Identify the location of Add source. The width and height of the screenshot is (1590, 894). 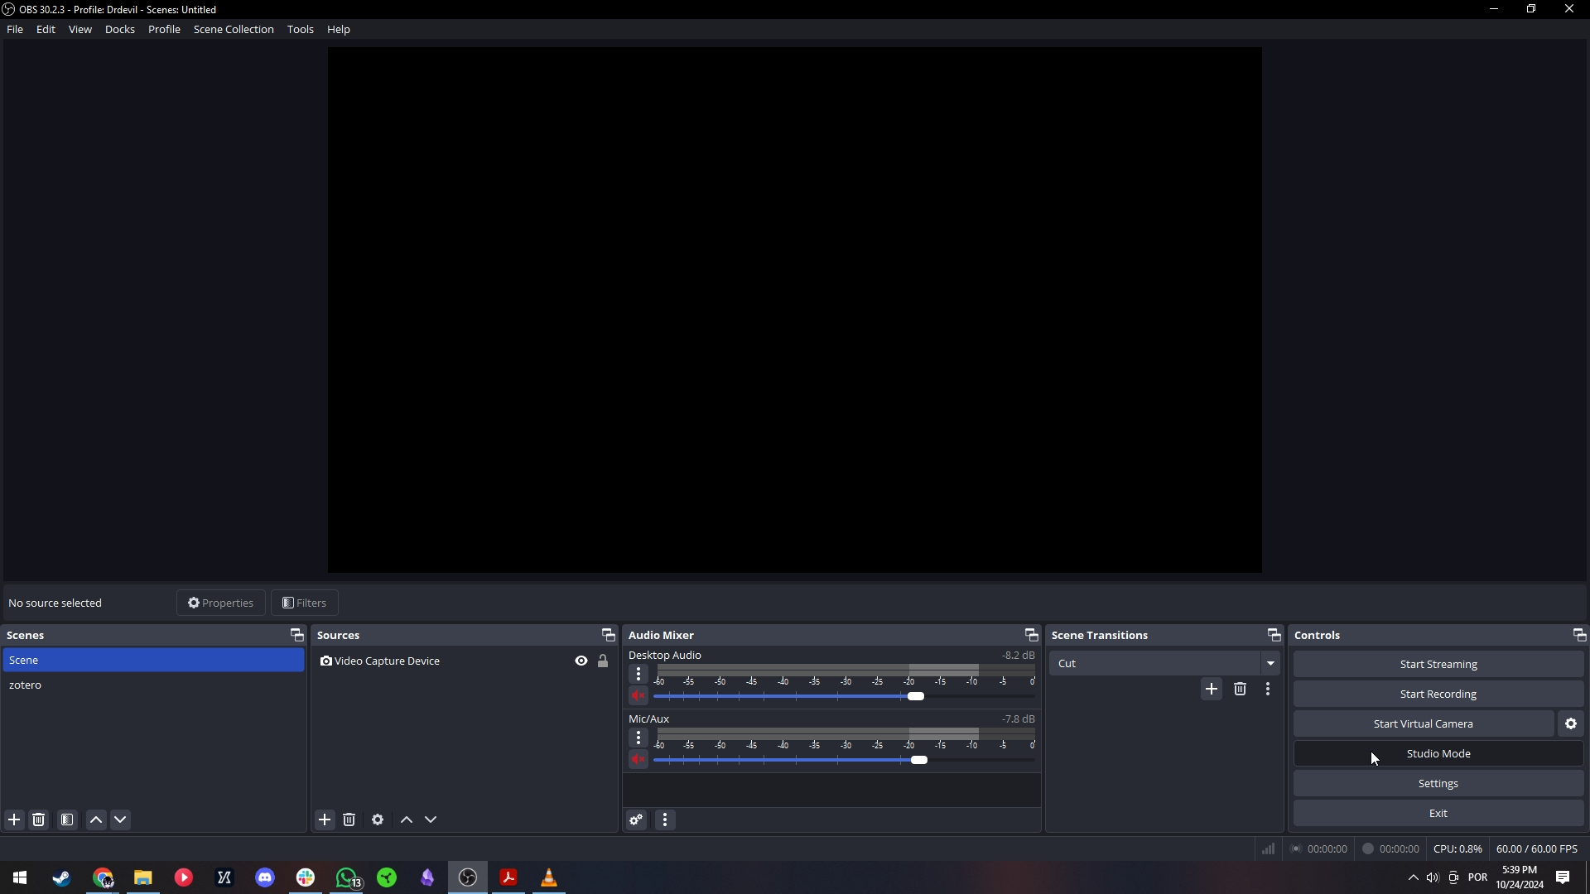
(325, 819).